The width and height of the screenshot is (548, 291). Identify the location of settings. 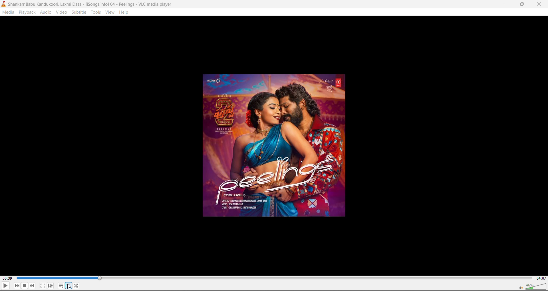
(50, 286).